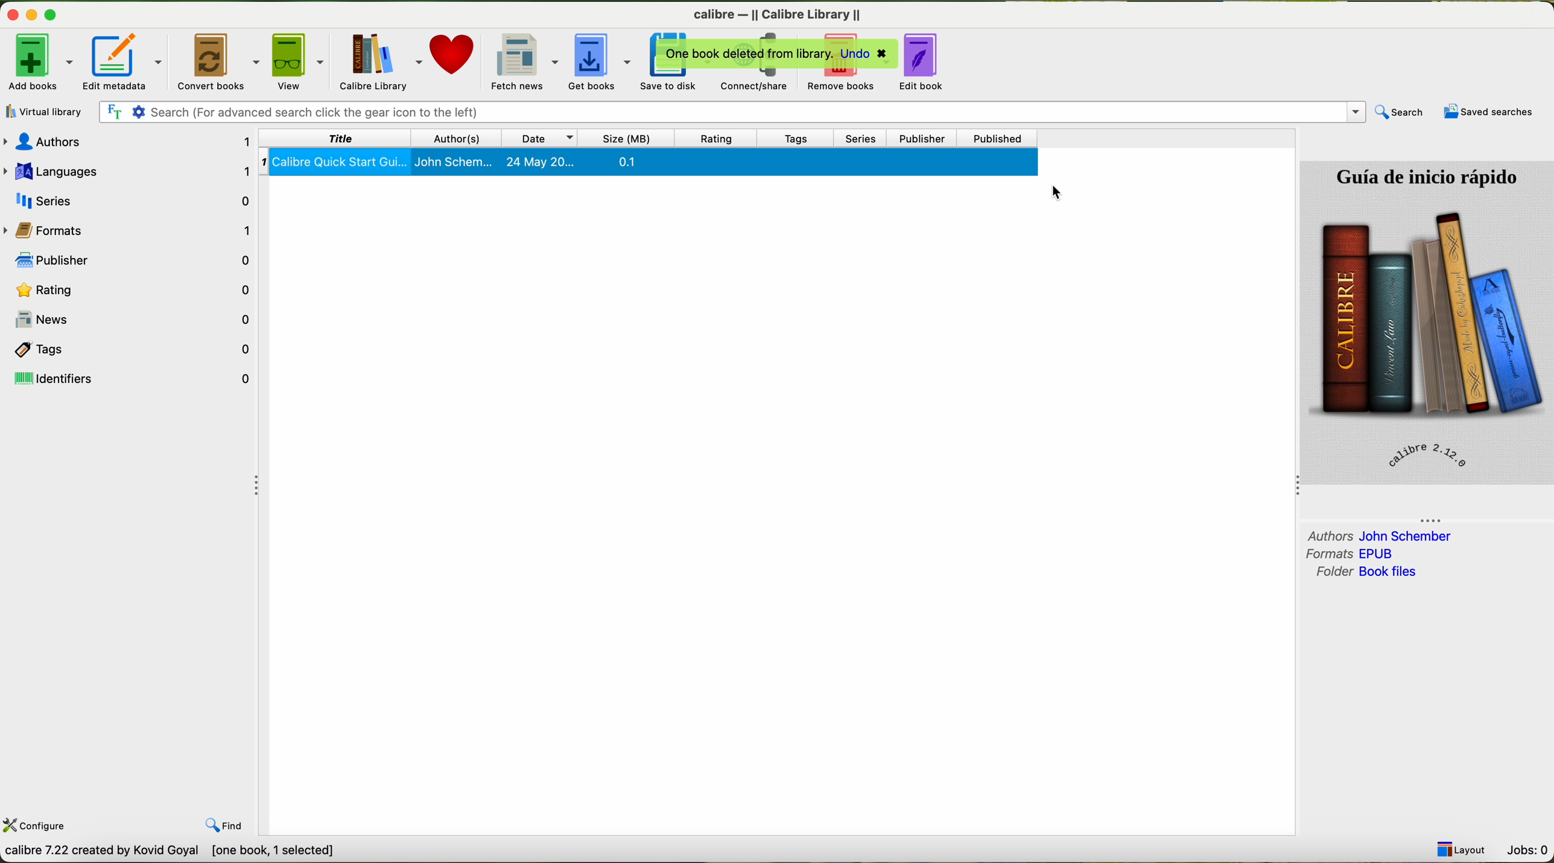 Image resolution: width=1554 pixels, height=863 pixels. Describe the element at coordinates (1422, 325) in the screenshot. I see `book cover` at that location.